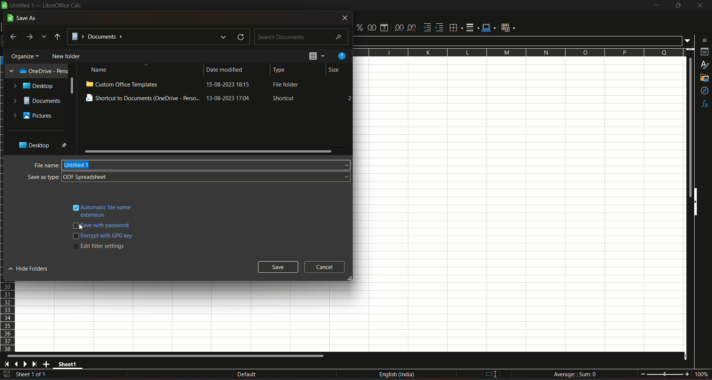 This screenshot has width=712, height=380. What do you see at coordinates (35, 364) in the screenshot?
I see `last sheet` at bounding box center [35, 364].